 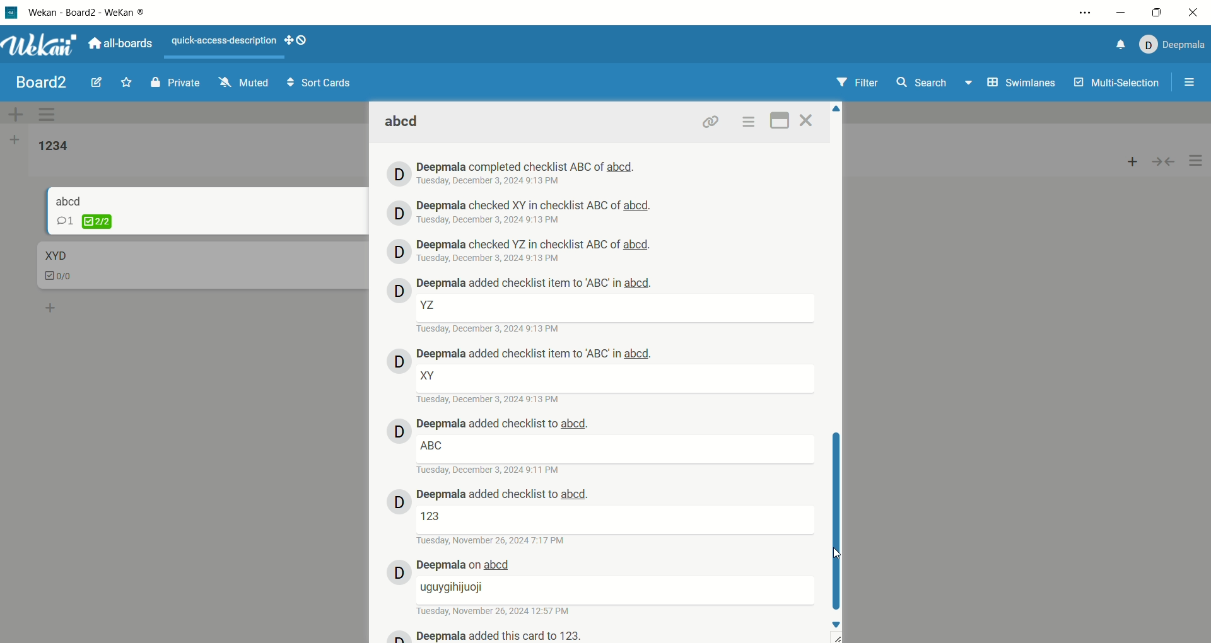 I want to click on date and time, so click(x=491, y=221).